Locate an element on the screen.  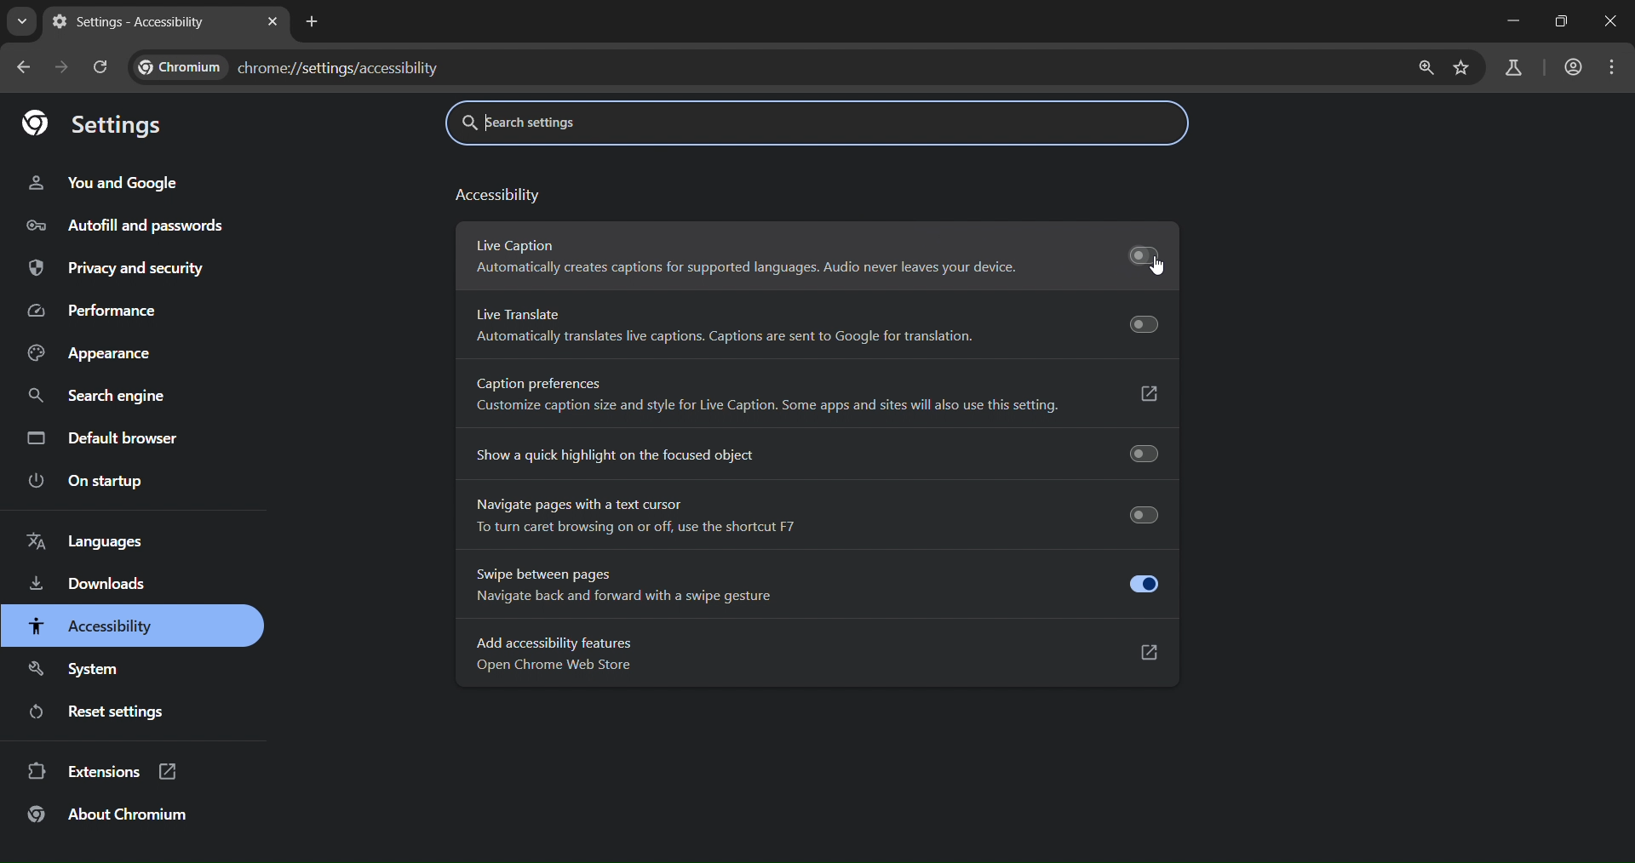
you and google is located at coordinates (104, 180).